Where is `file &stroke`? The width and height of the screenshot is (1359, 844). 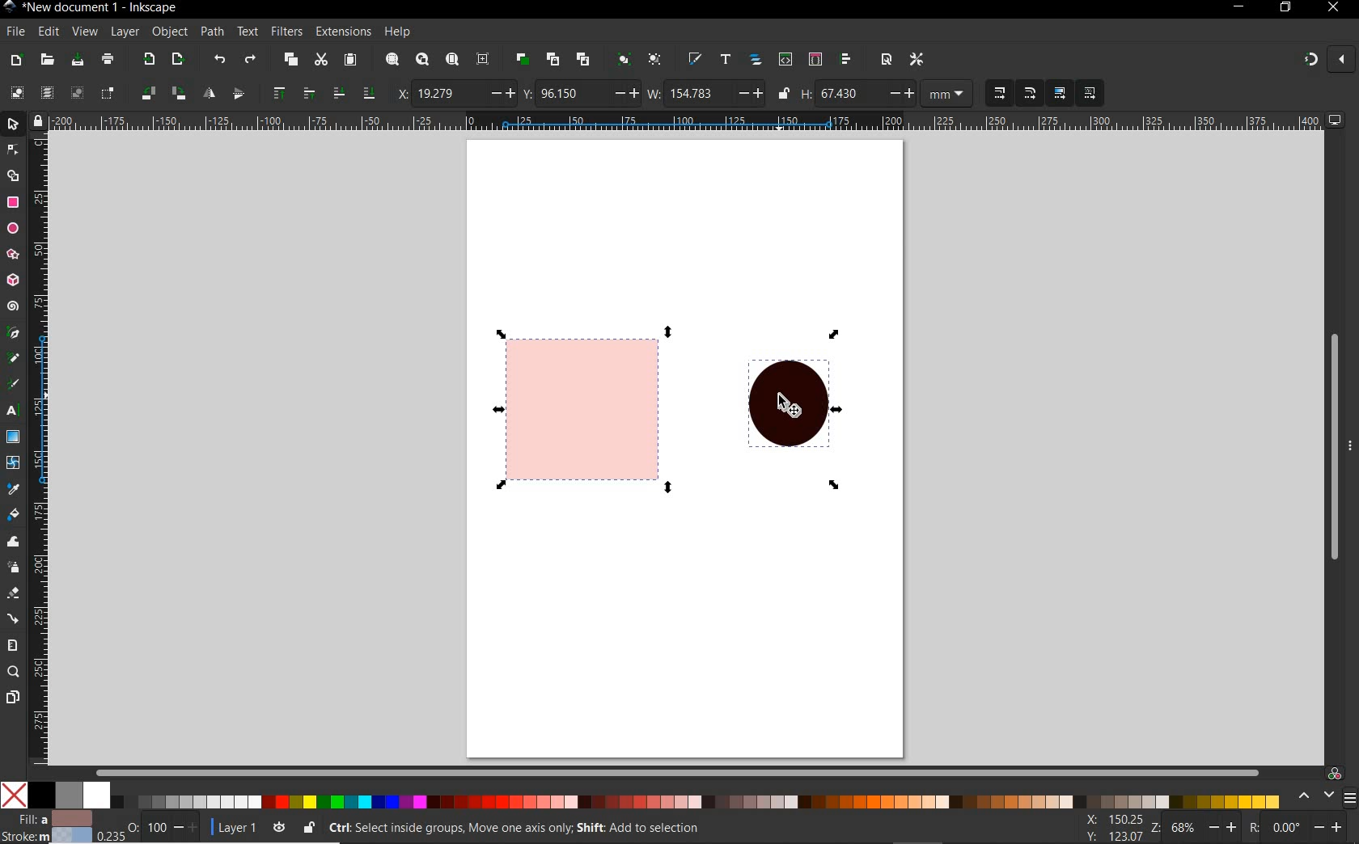
file &stroke is located at coordinates (47, 826).